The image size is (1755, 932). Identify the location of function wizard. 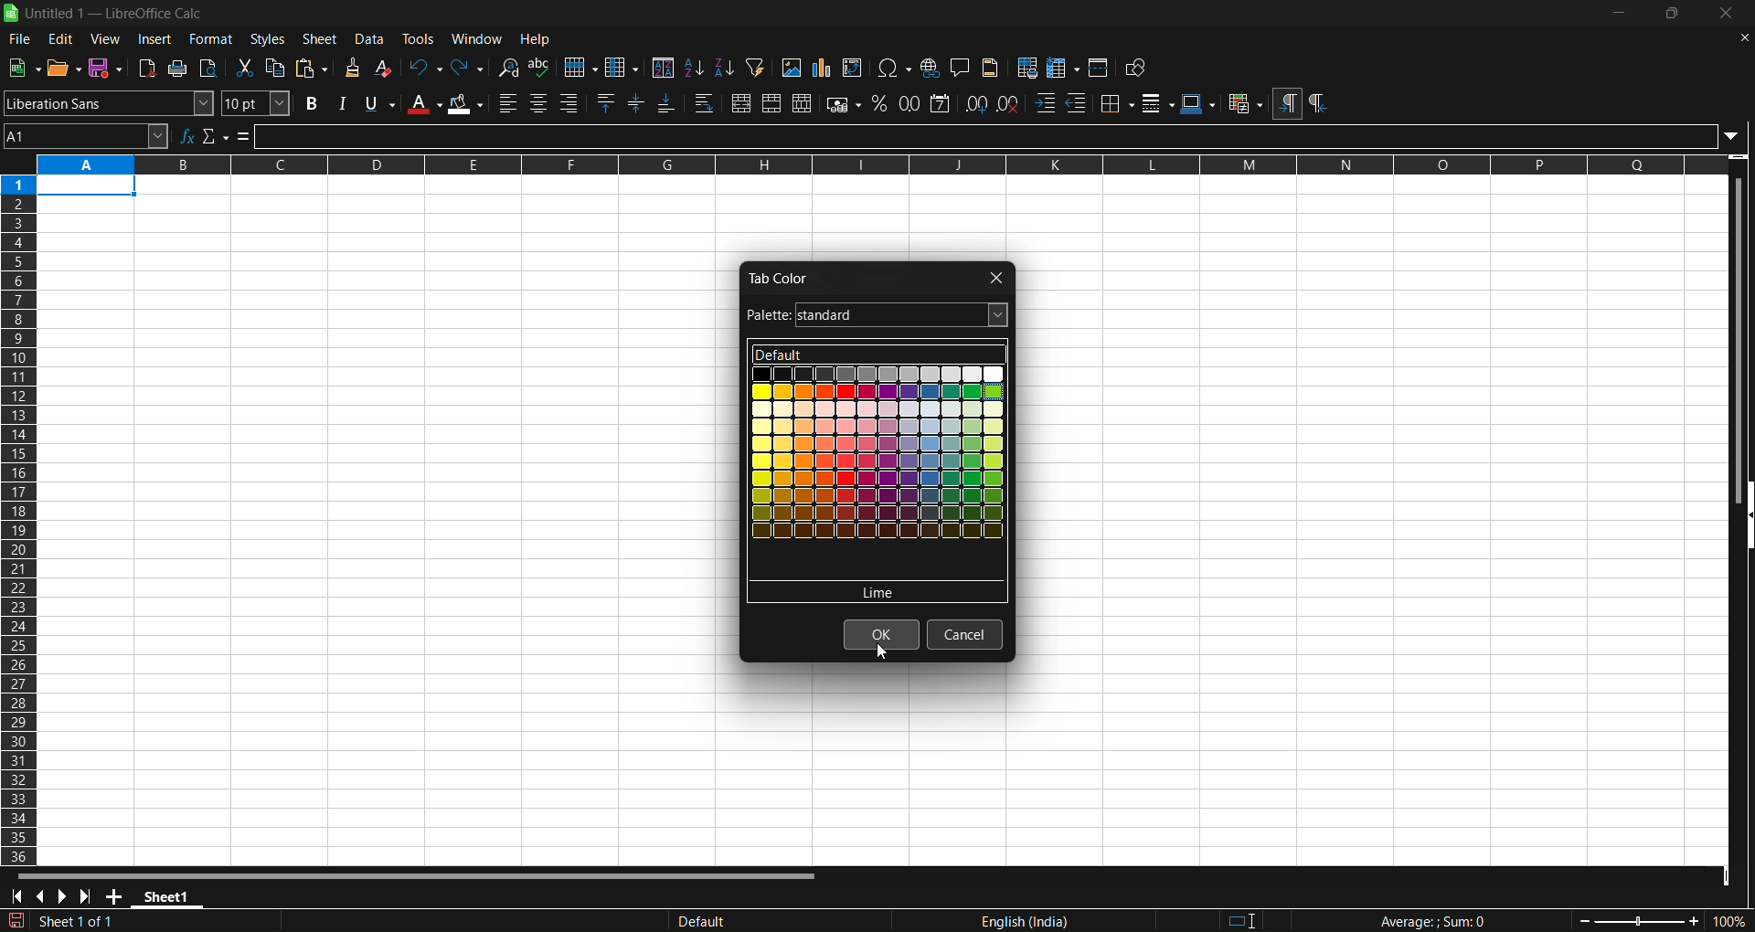
(187, 135).